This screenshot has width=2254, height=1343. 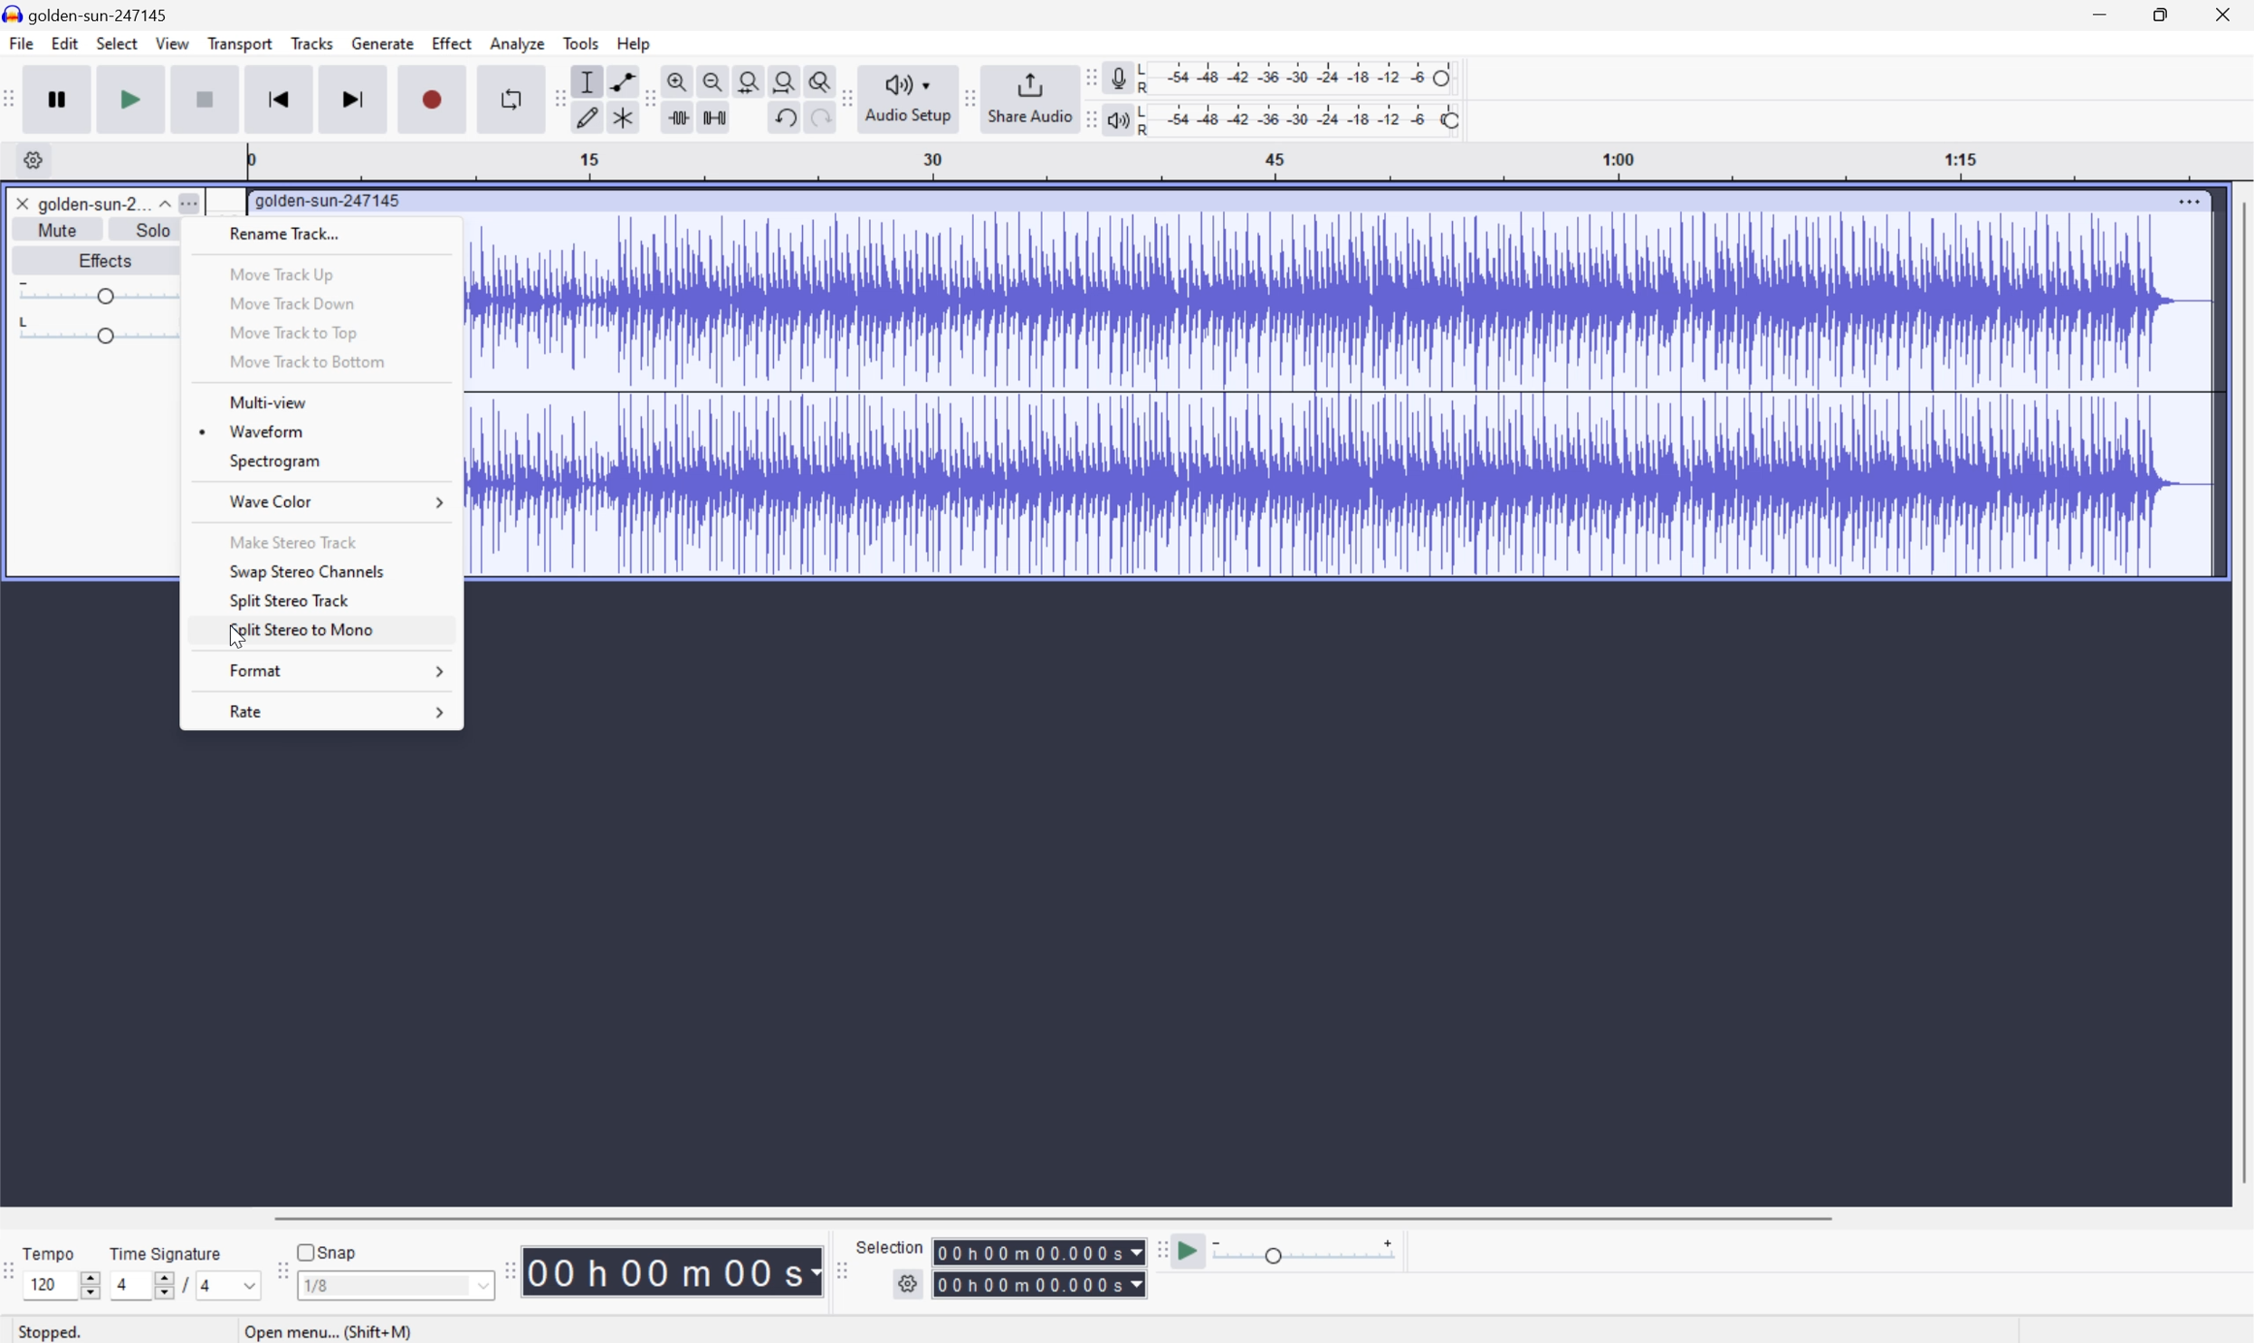 What do you see at coordinates (63, 101) in the screenshot?
I see `Pause` at bounding box center [63, 101].